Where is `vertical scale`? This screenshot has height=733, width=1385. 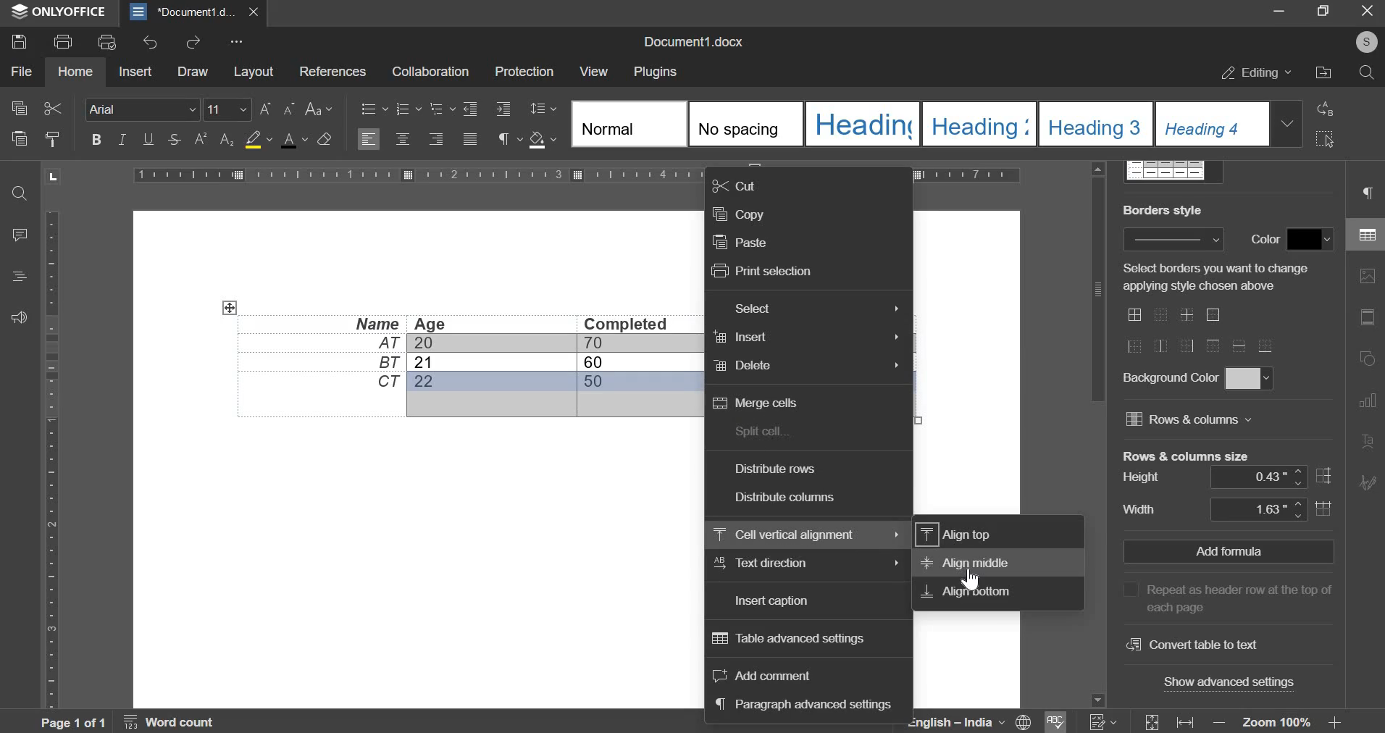 vertical scale is located at coordinates (417, 173).